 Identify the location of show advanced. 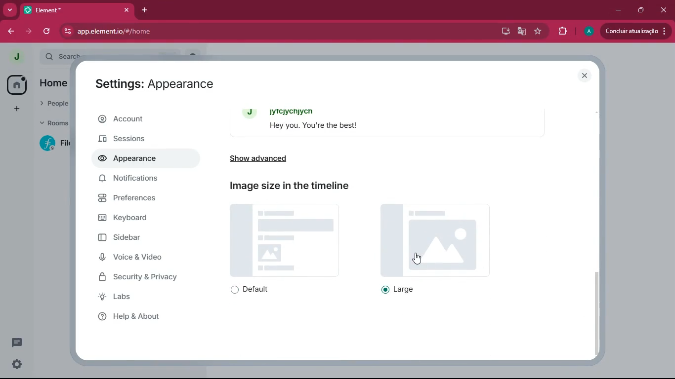
(277, 158).